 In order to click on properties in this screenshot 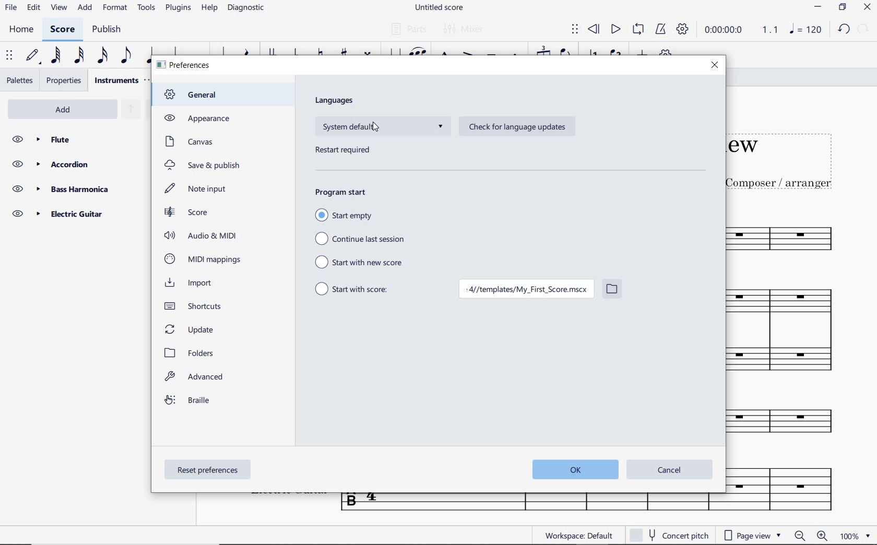, I will do `click(64, 80)`.